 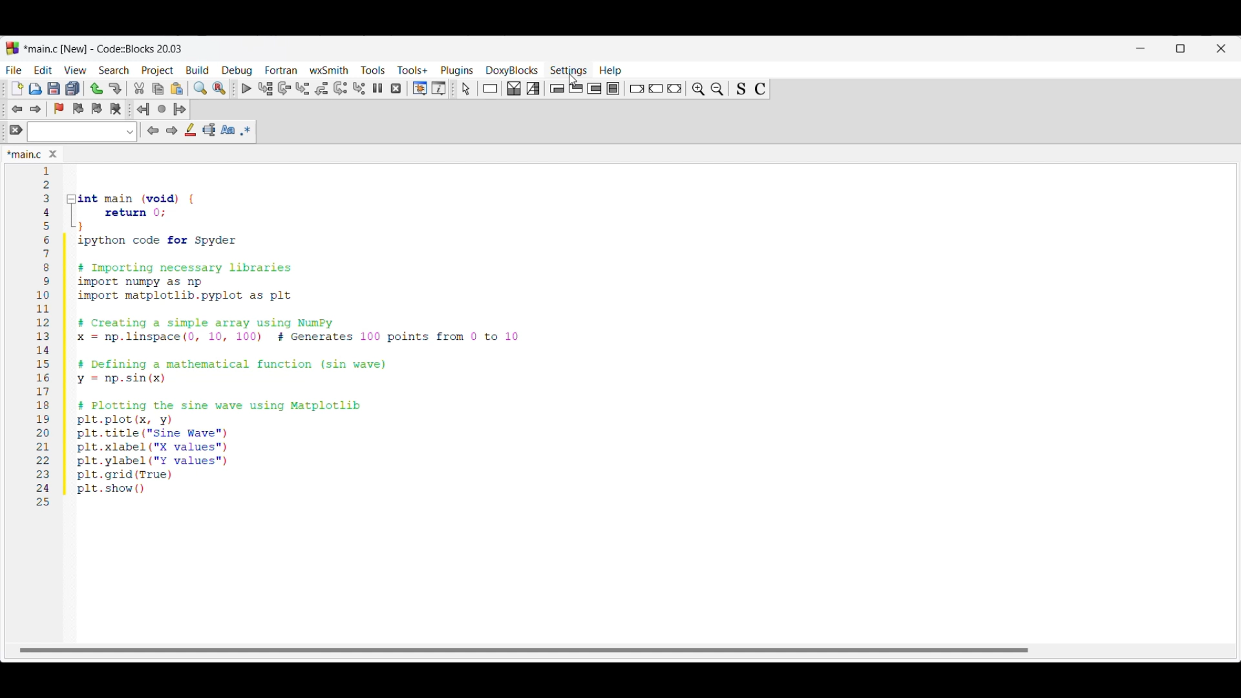 I want to click on Close tab, so click(x=53, y=154).